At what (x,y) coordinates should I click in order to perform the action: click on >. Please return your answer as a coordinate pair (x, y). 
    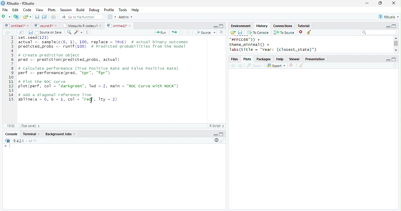
    Looking at the image, I should click on (8, 146).